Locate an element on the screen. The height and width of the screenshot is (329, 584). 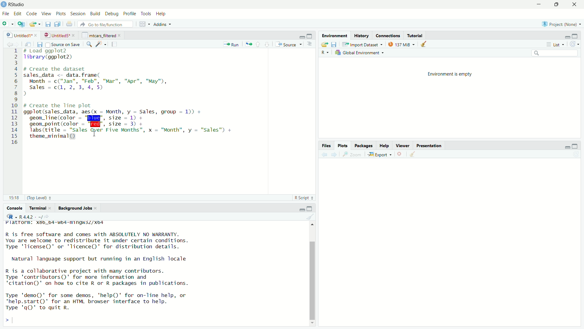
find and replace is located at coordinates (89, 45).